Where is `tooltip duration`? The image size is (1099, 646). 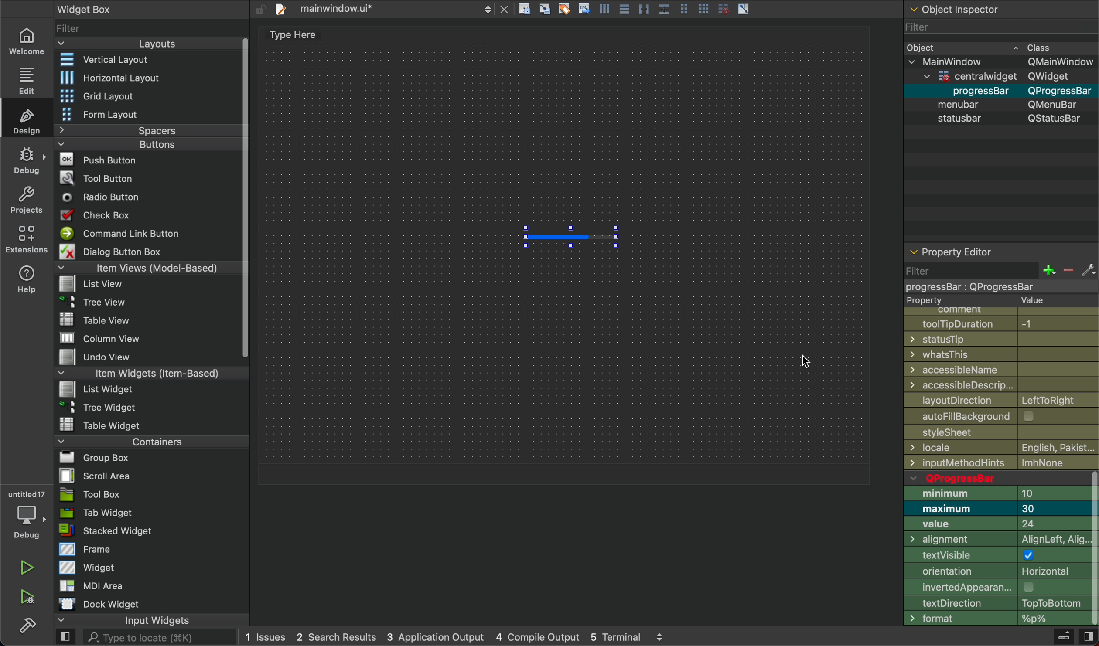 tooltip duration is located at coordinates (997, 323).